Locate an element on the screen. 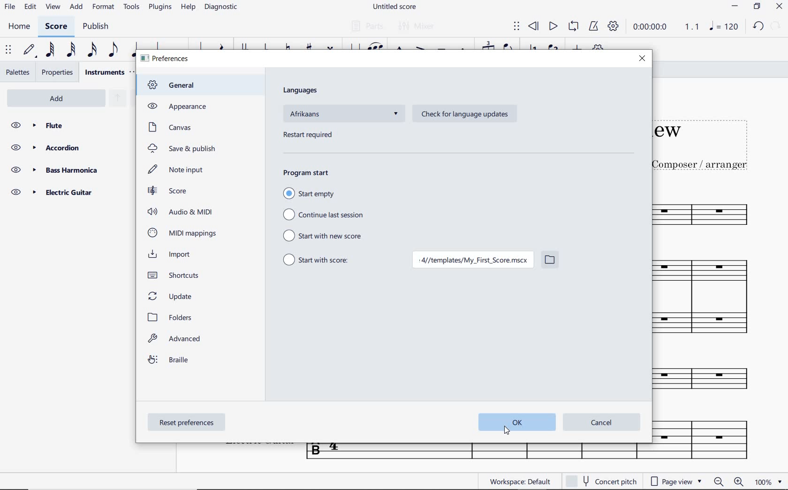 This screenshot has width=788, height=490. concert pitch is located at coordinates (601, 481).